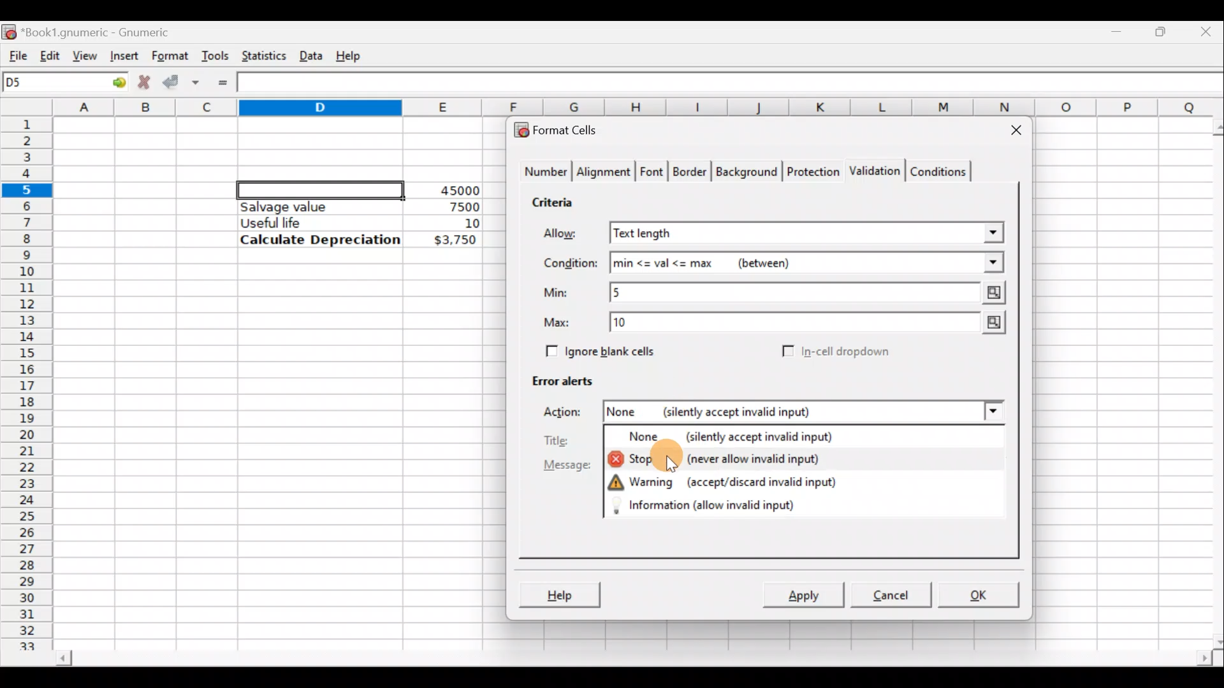 The height and width of the screenshot is (688, 1224). I want to click on Scroll bar, so click(1210, 382).